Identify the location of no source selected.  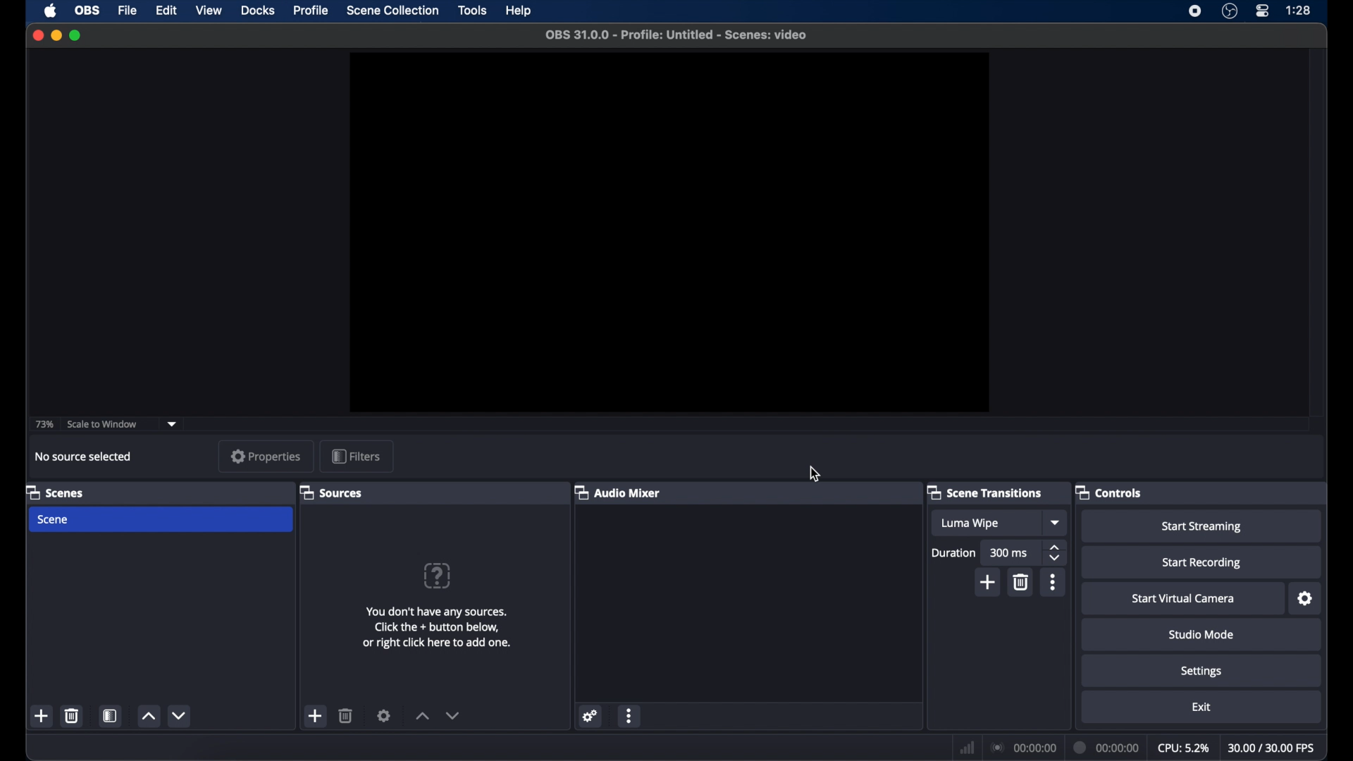
(85, 456).